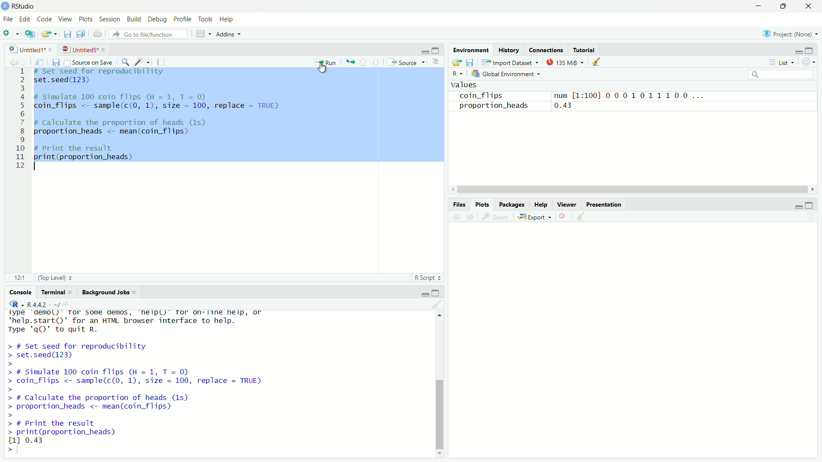 This screenshot has height=462, width=822. I want to click on tools, so click(205, 19).